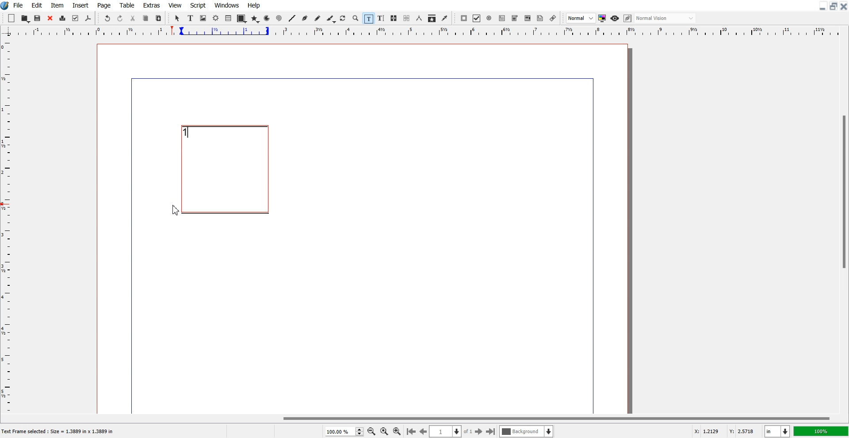  Describe the element at coordinates (420, 18) in the screenshot. I see `Measurements` at that location.